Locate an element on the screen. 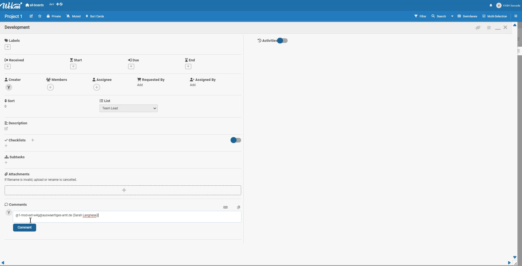  Close is located at coordinates (506, 27).